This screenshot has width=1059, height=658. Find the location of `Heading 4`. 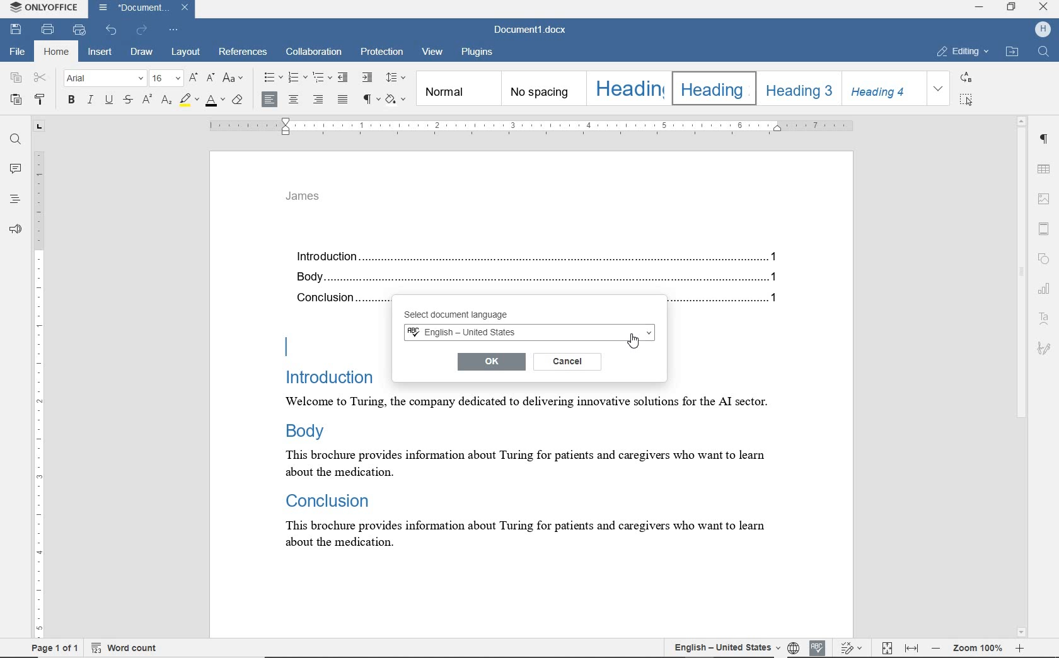

Heading 4 is located at coordinates (883, 88).